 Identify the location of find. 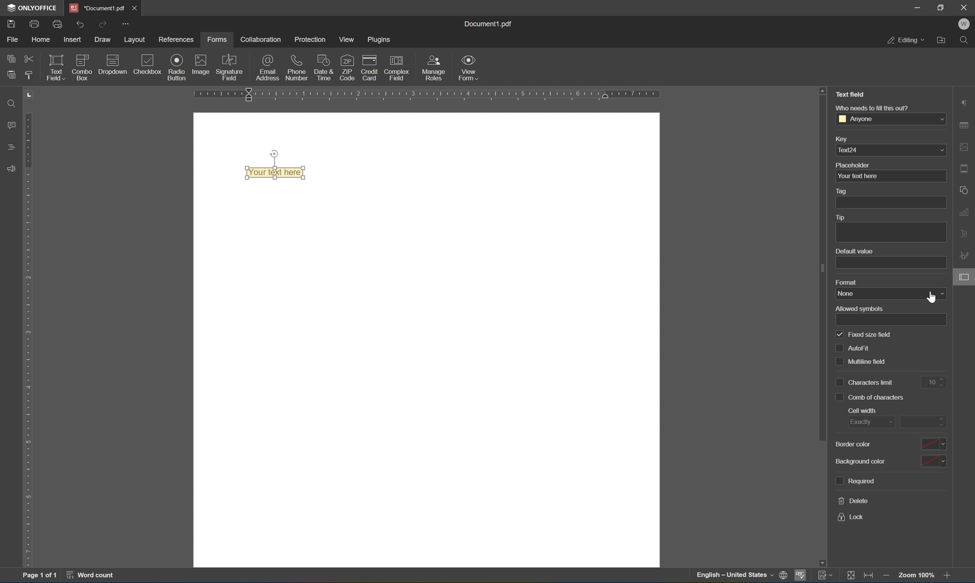
(966, 40).